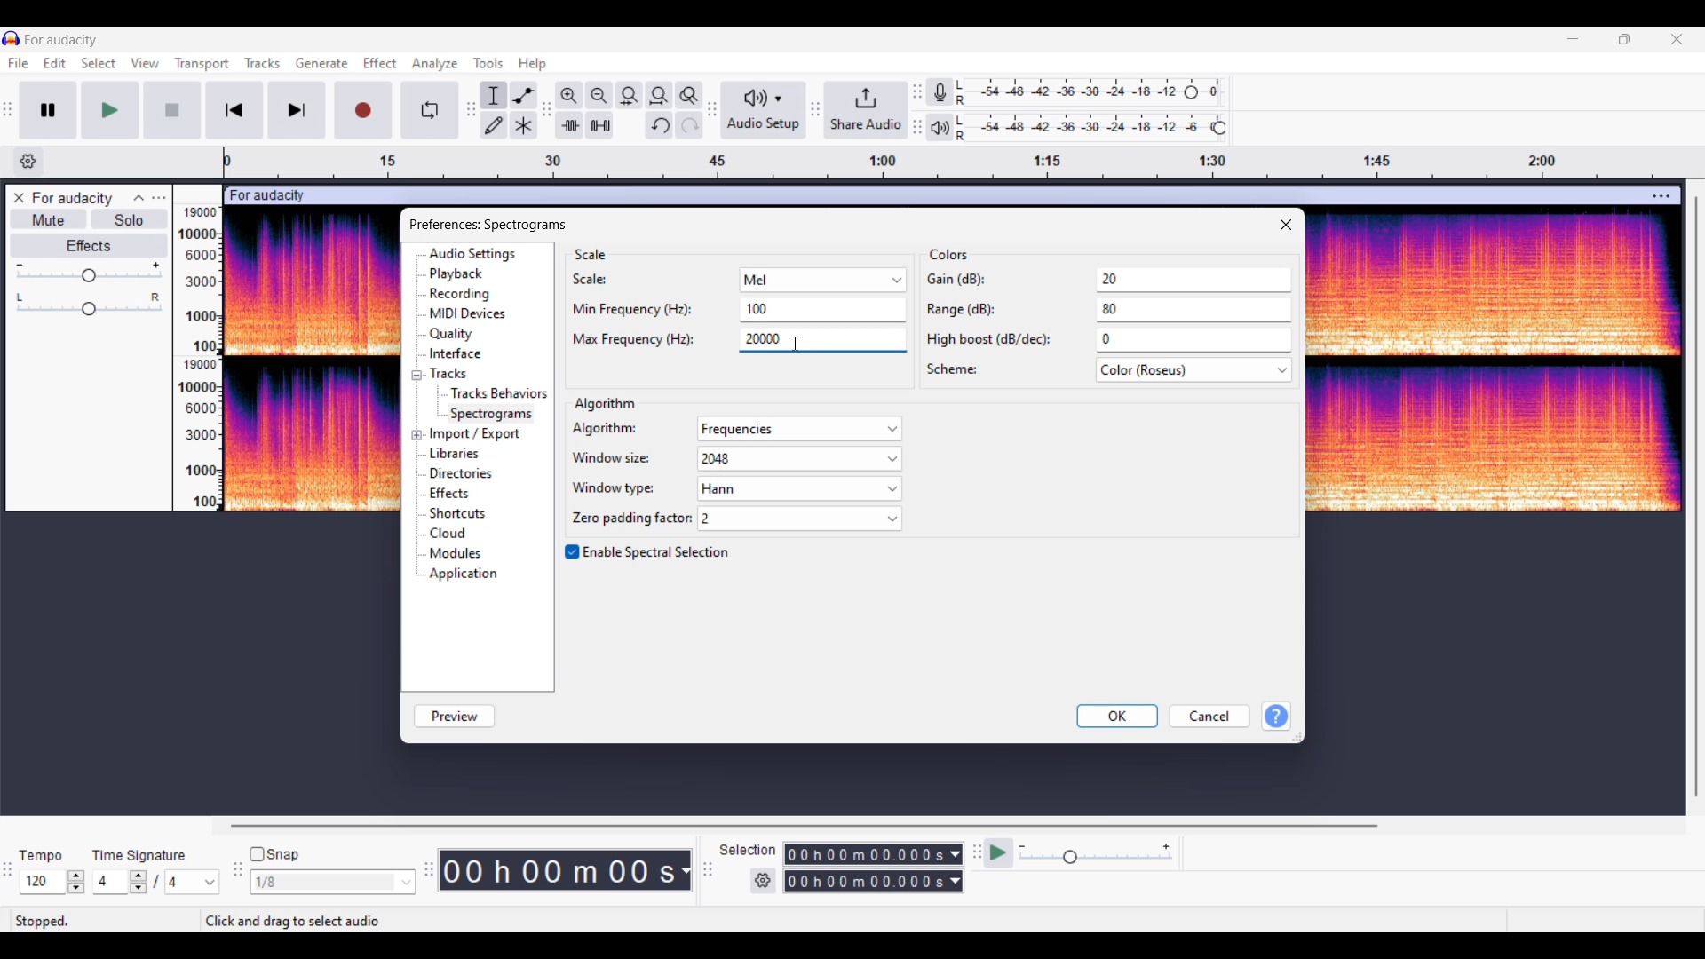  What do you see at coordinates (1090, 127) in the screenshot?
I see `Playback level` at bounding box center [1090, 127].